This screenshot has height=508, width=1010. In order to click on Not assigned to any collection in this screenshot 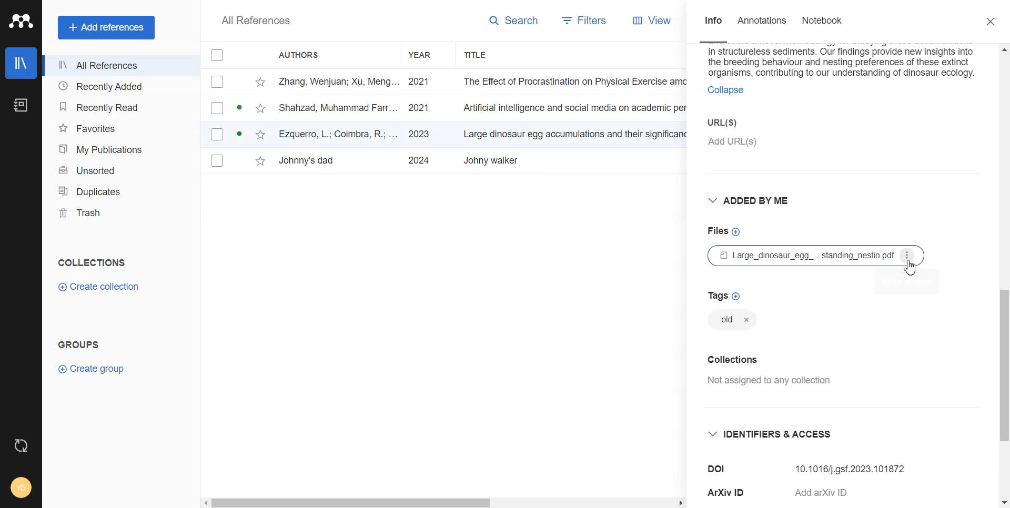, I will do `click(774, 382)`.